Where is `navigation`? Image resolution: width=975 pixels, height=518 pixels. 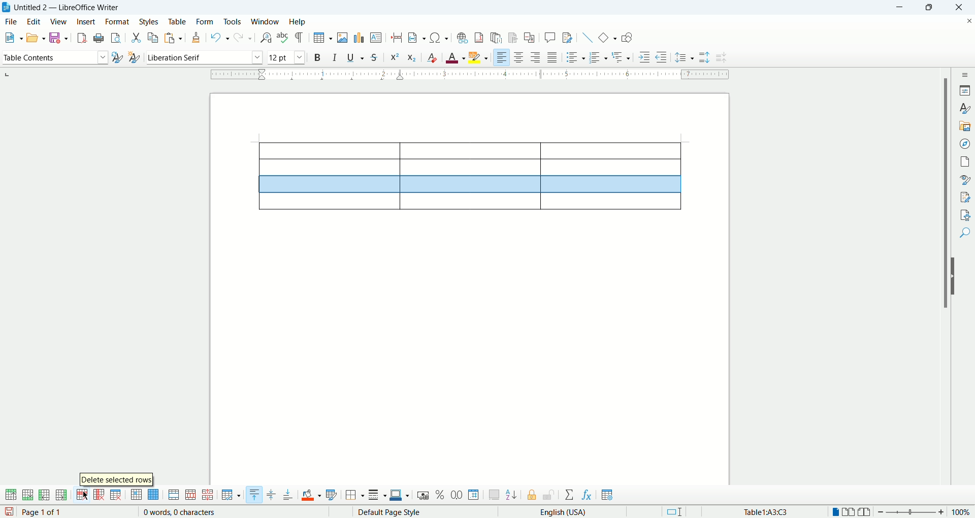
navigation is located at coordinates (965, 145).